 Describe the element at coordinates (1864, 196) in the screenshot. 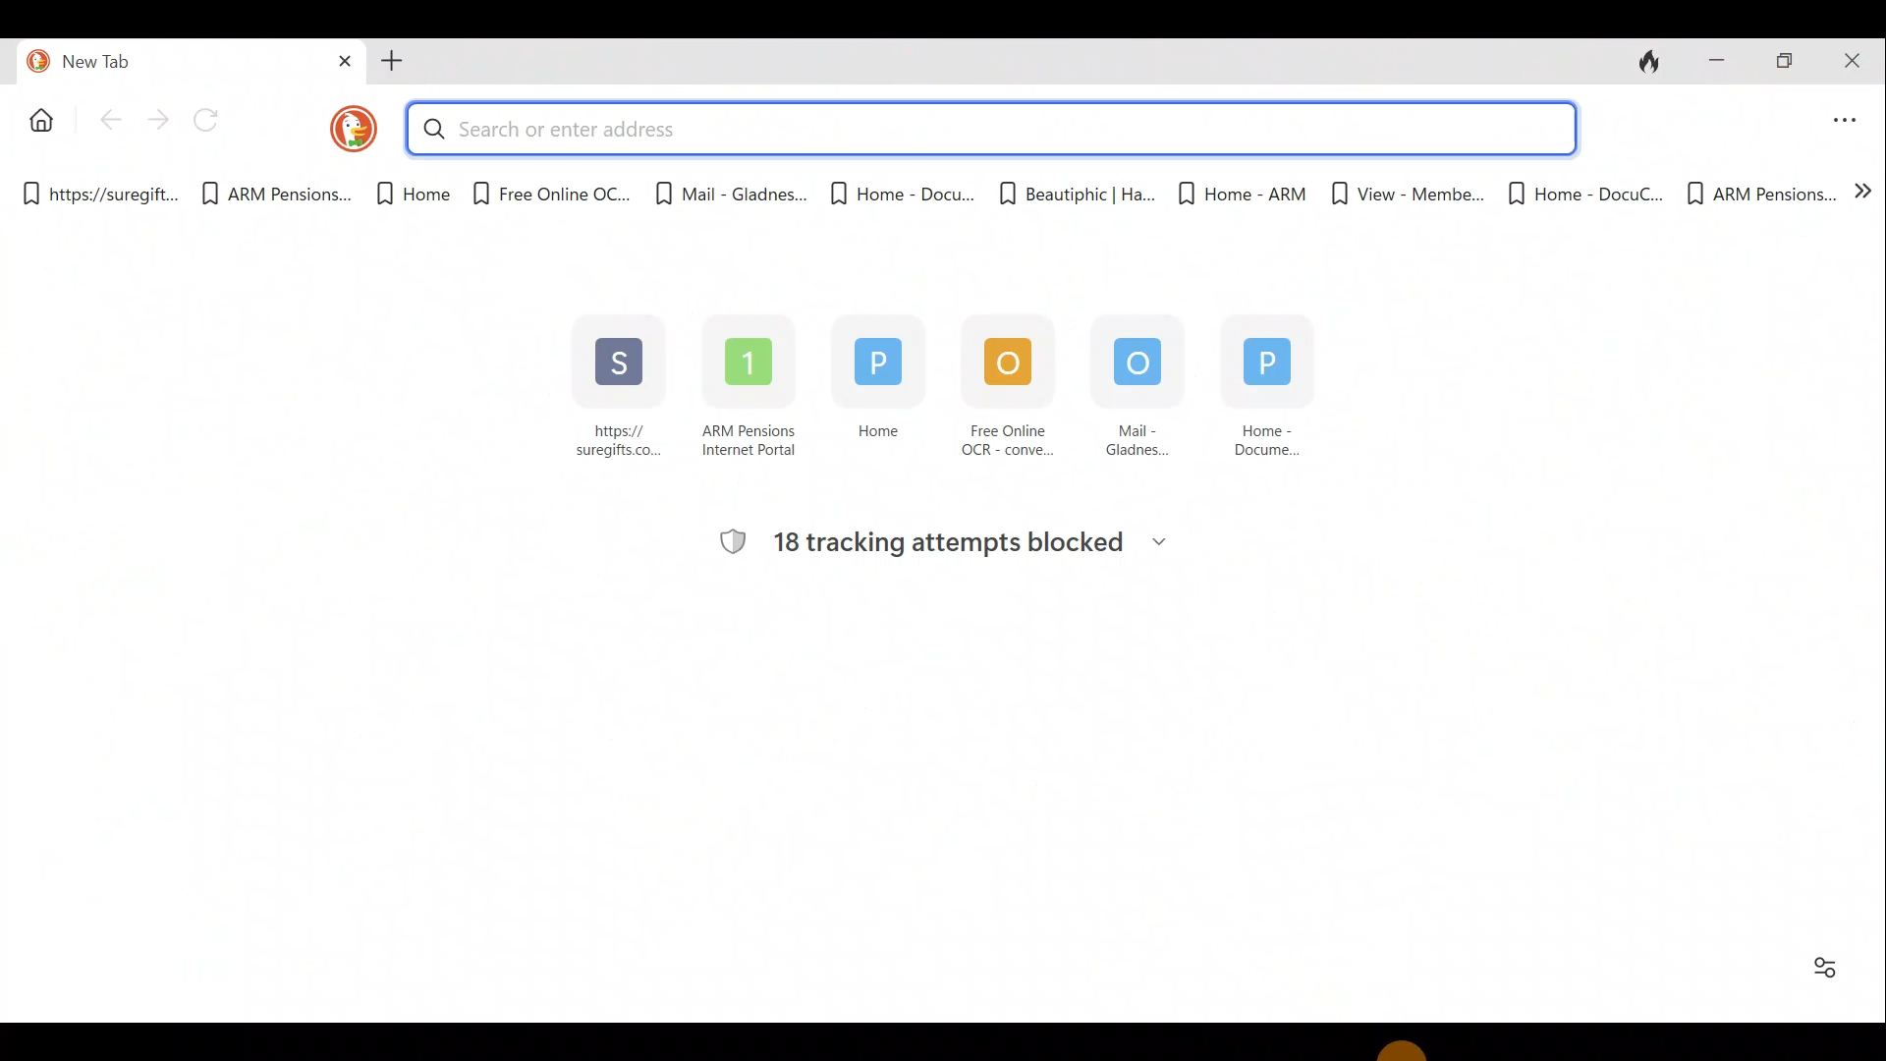

I see `Show more bookmarks` at that location.